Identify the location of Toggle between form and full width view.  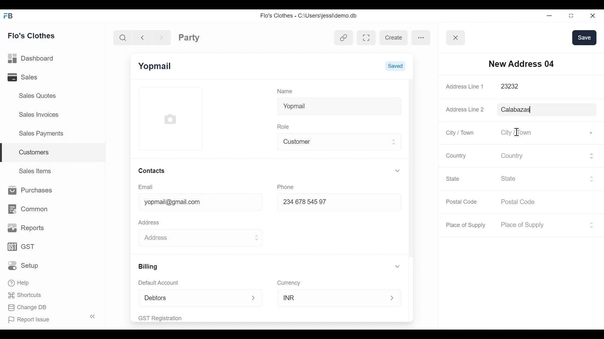
(366, 38).